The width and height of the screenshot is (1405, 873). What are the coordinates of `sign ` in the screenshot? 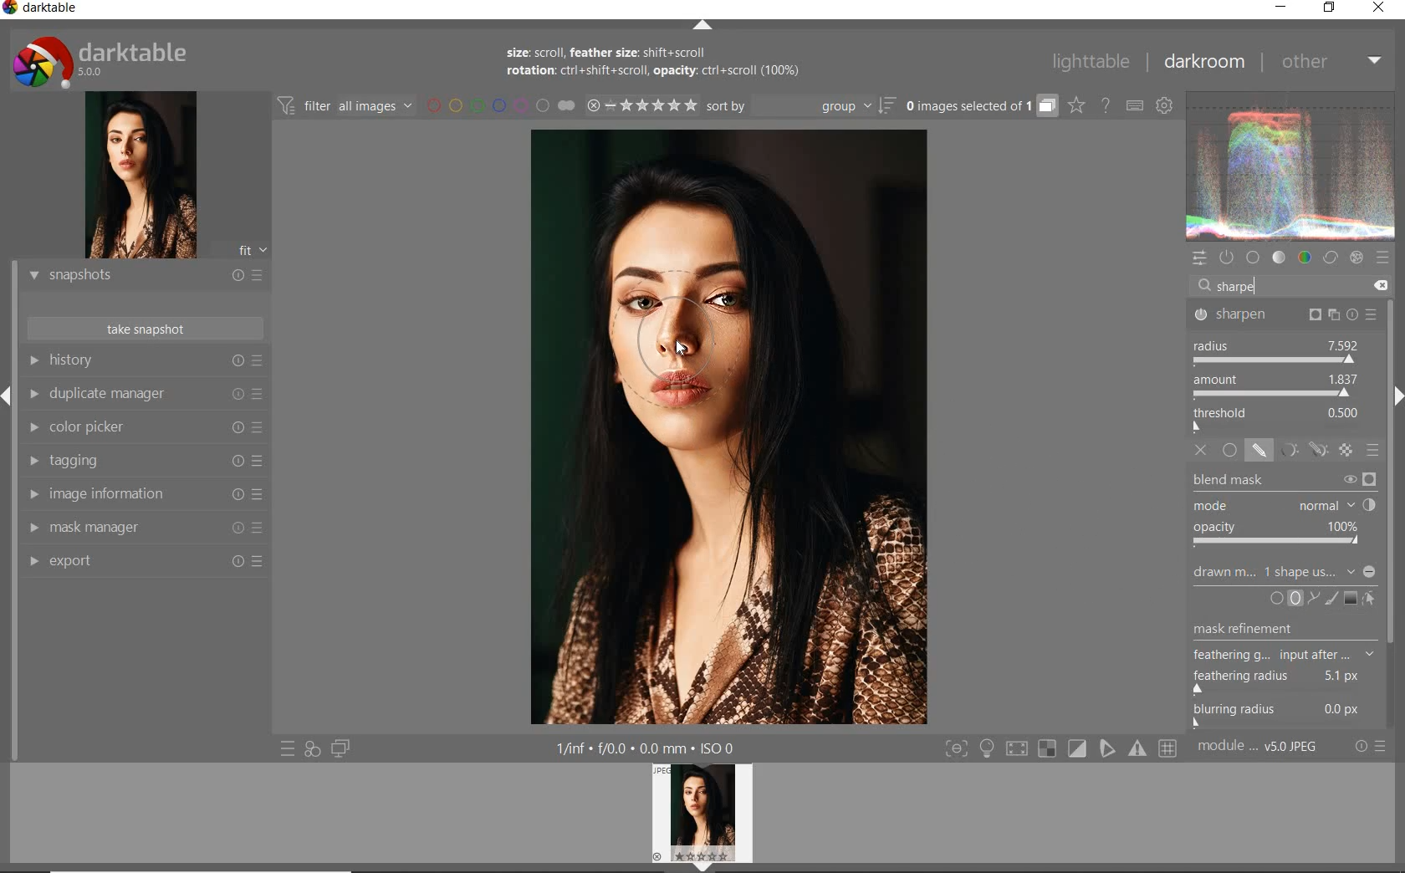 It's located at (1384, 258).